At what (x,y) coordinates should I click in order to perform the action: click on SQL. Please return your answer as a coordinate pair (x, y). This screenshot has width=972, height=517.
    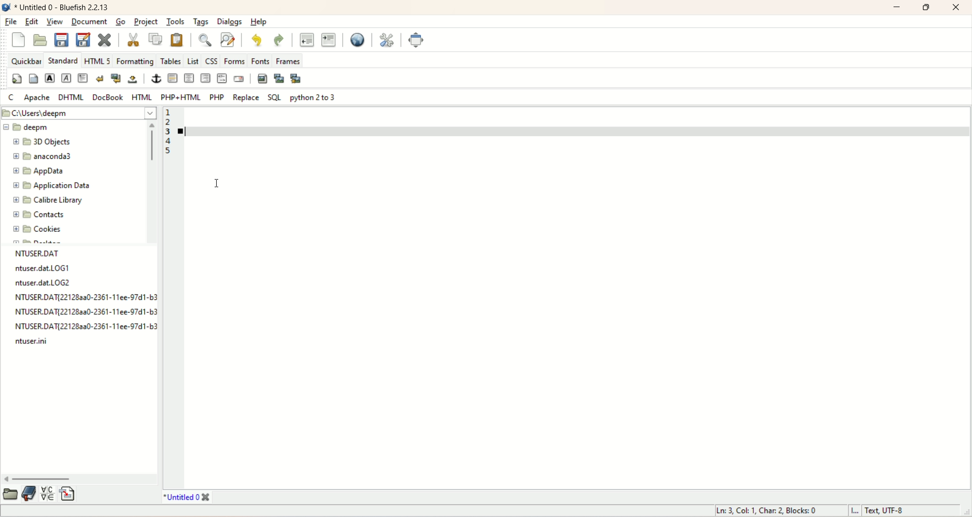
    Looking at the image, I should click on (274, 97).